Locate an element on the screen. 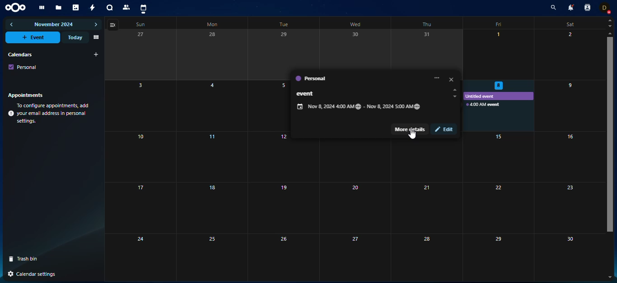 The width and height of the screenshot is (617, 283). date range is located at coordinates (363, 106).